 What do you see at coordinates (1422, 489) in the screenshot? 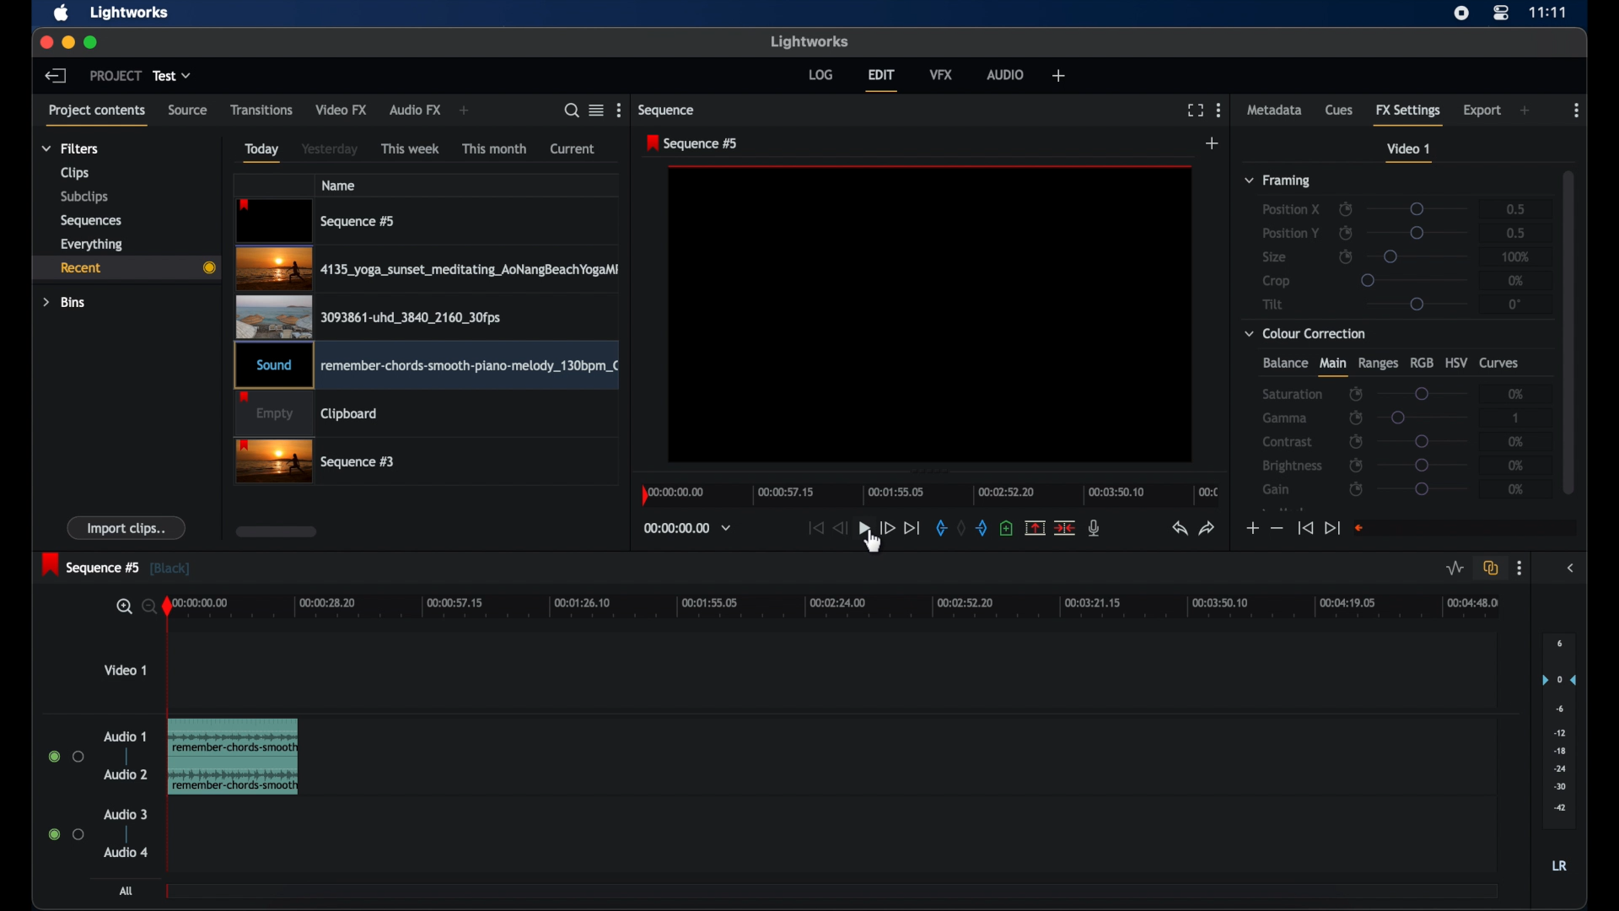
I see `slider` at bounding box center [1422, 489].